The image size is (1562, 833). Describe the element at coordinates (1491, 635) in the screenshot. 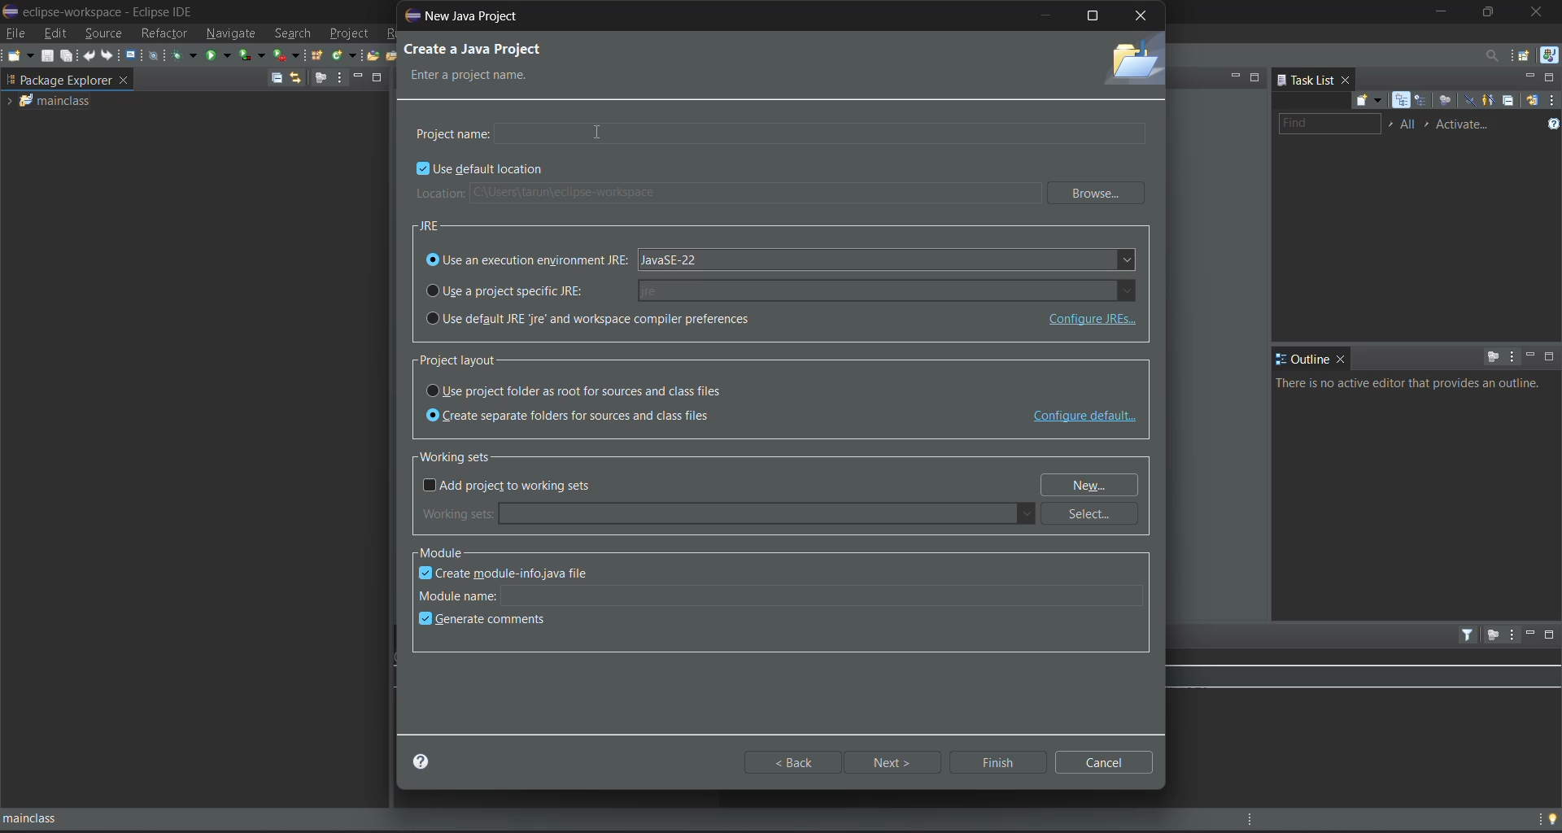

I see `focus on active task` at that location.